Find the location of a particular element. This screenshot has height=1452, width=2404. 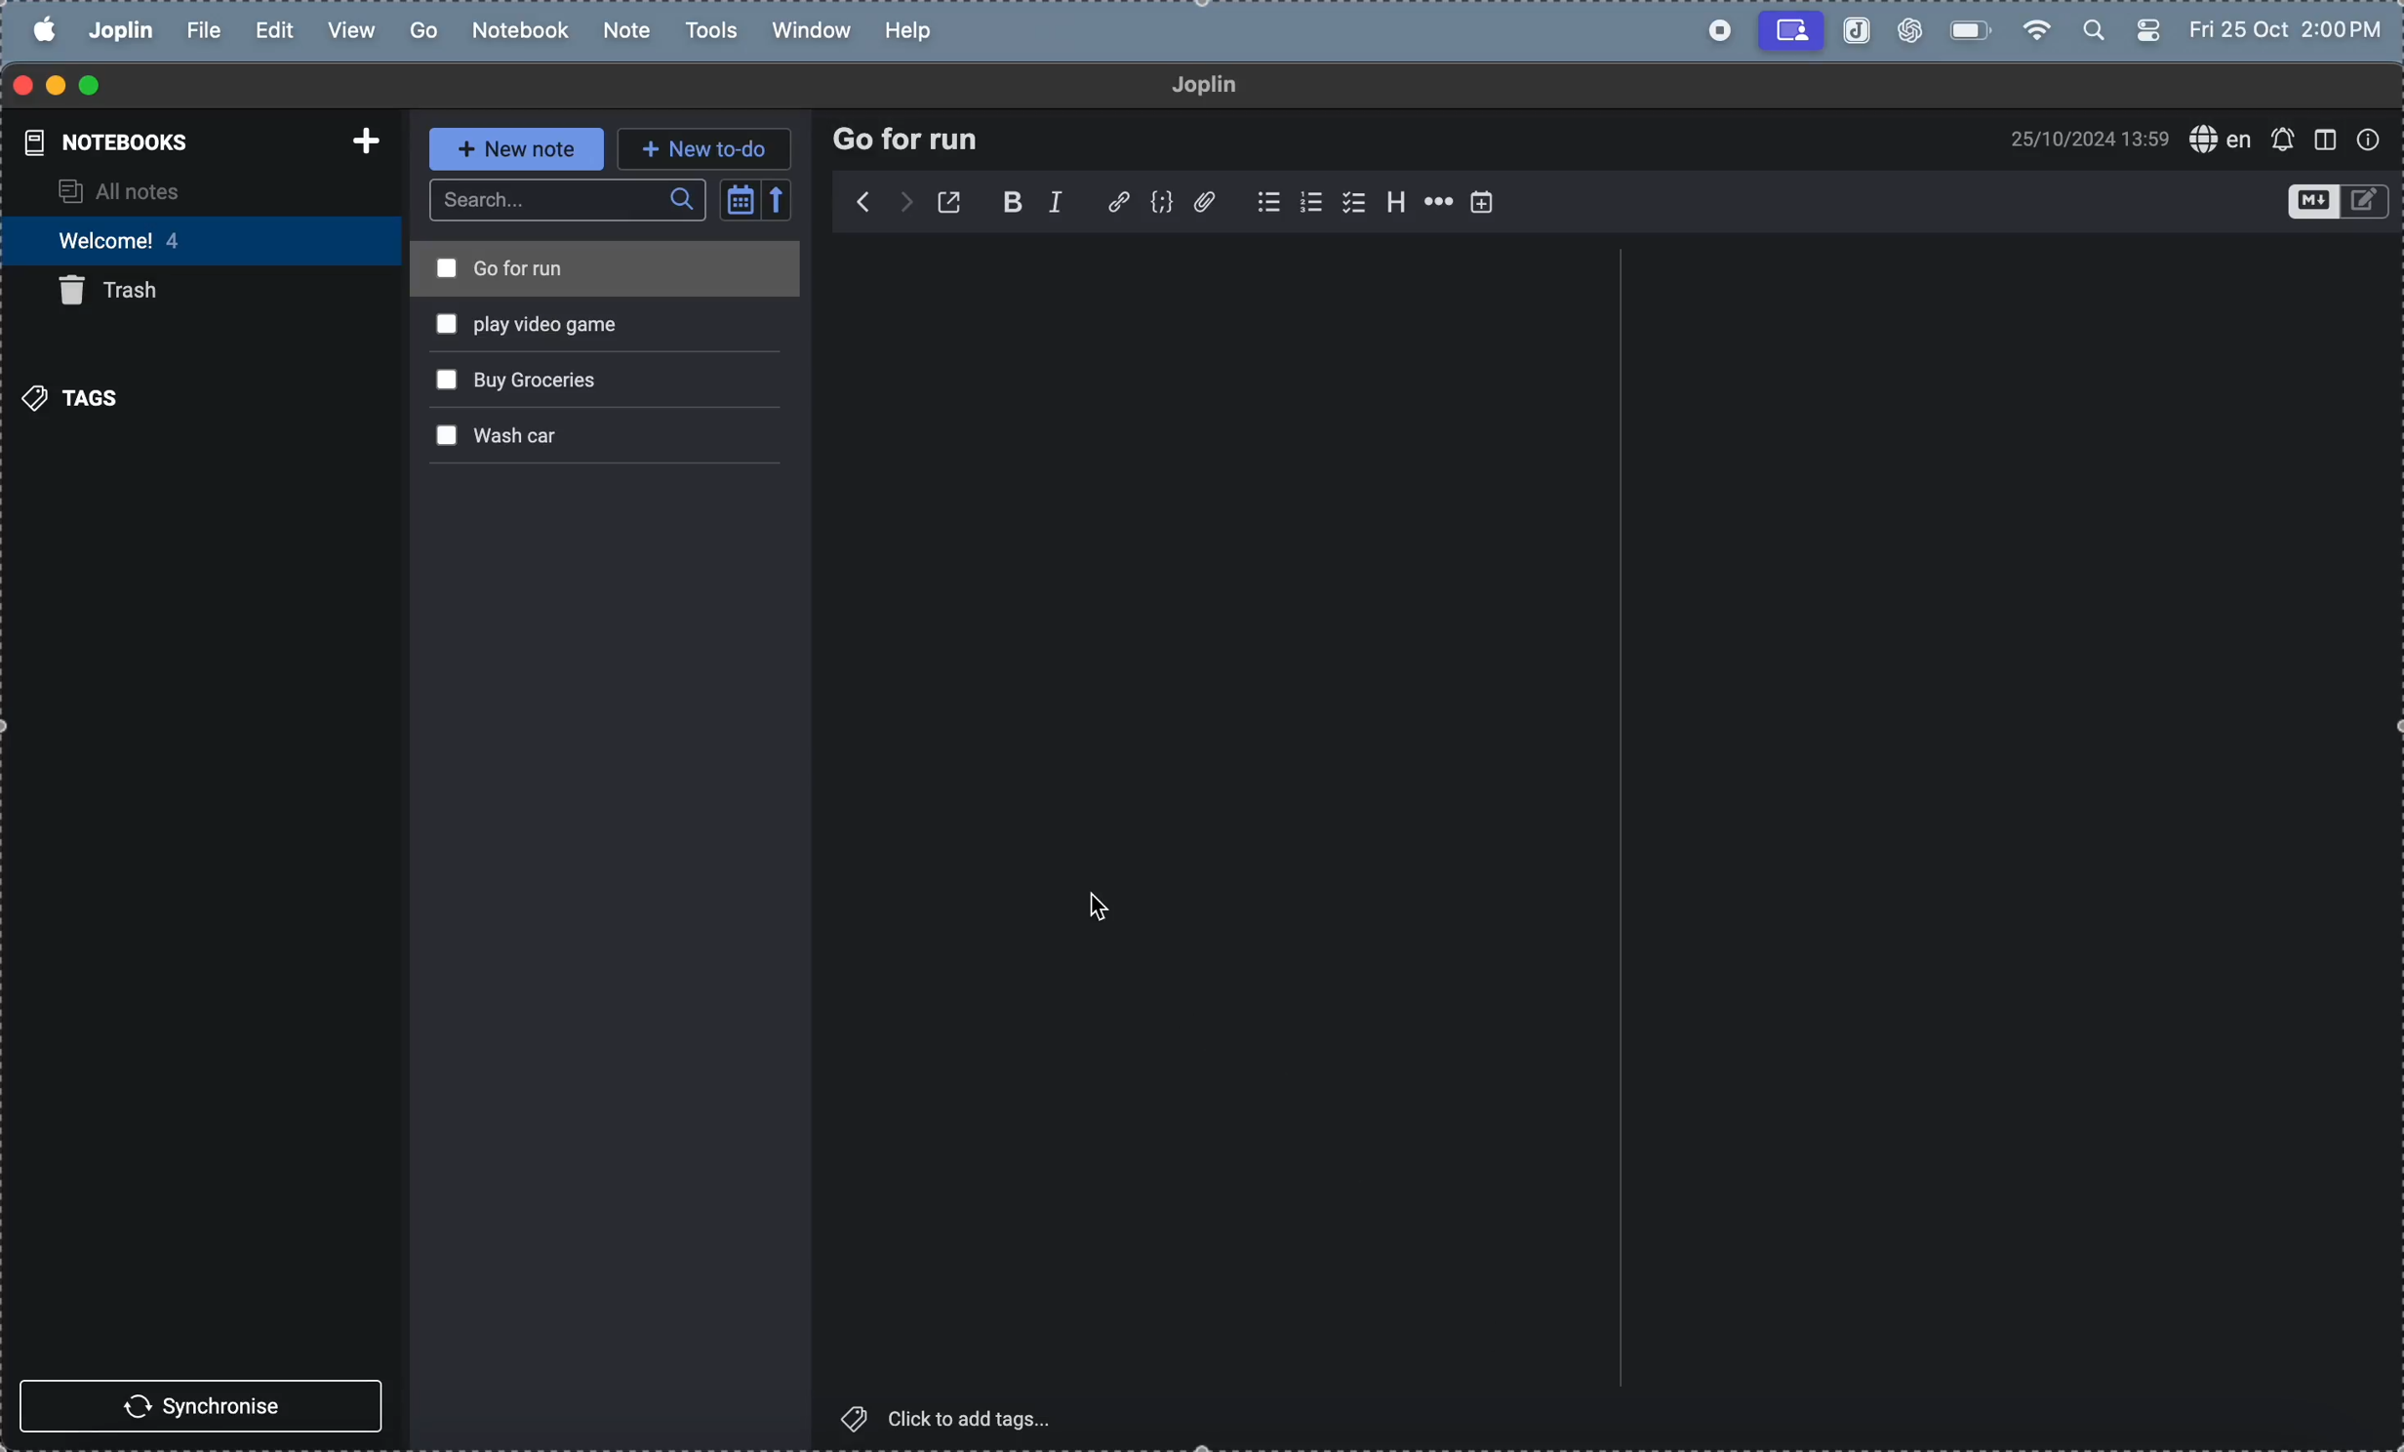

recorder is located at coordinates (1788, 29).